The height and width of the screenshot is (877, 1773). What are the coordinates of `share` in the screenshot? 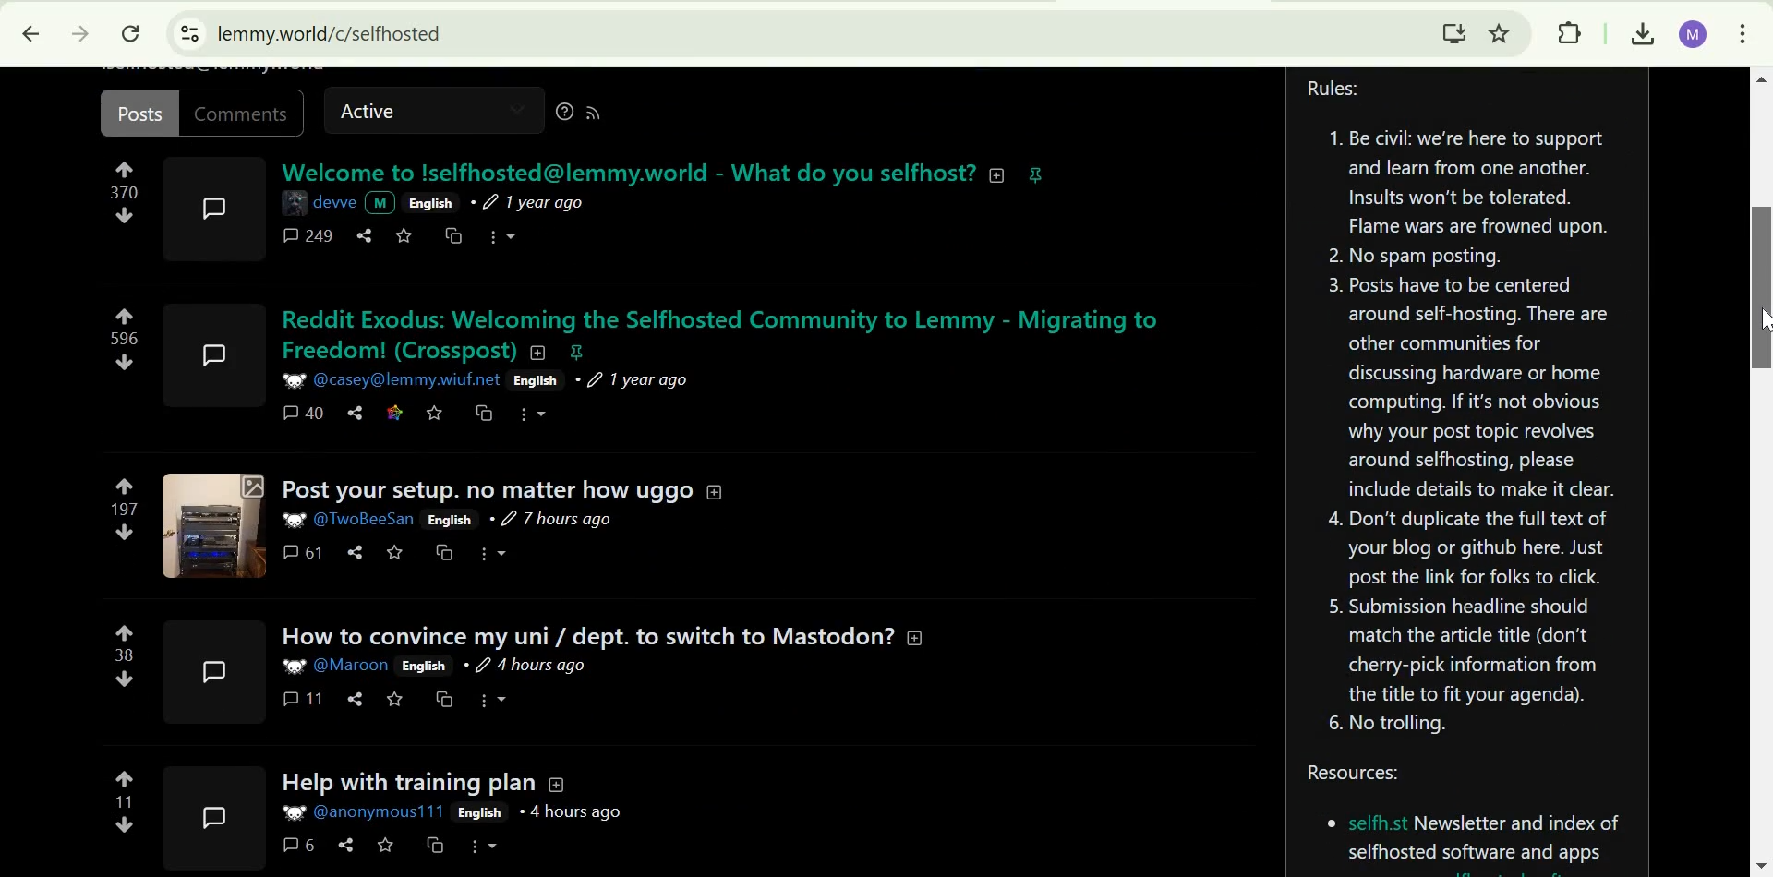 It's located at (356, 552).